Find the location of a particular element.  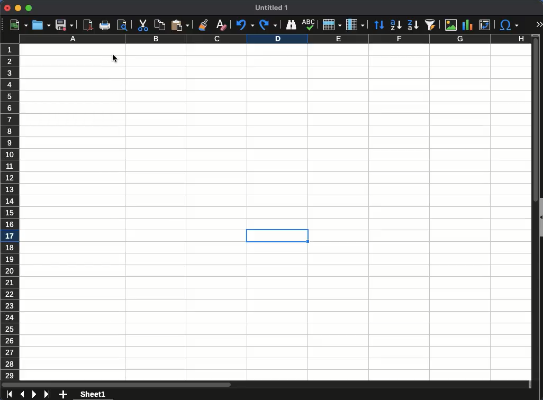

scroll is located at coordinates (532, 213).